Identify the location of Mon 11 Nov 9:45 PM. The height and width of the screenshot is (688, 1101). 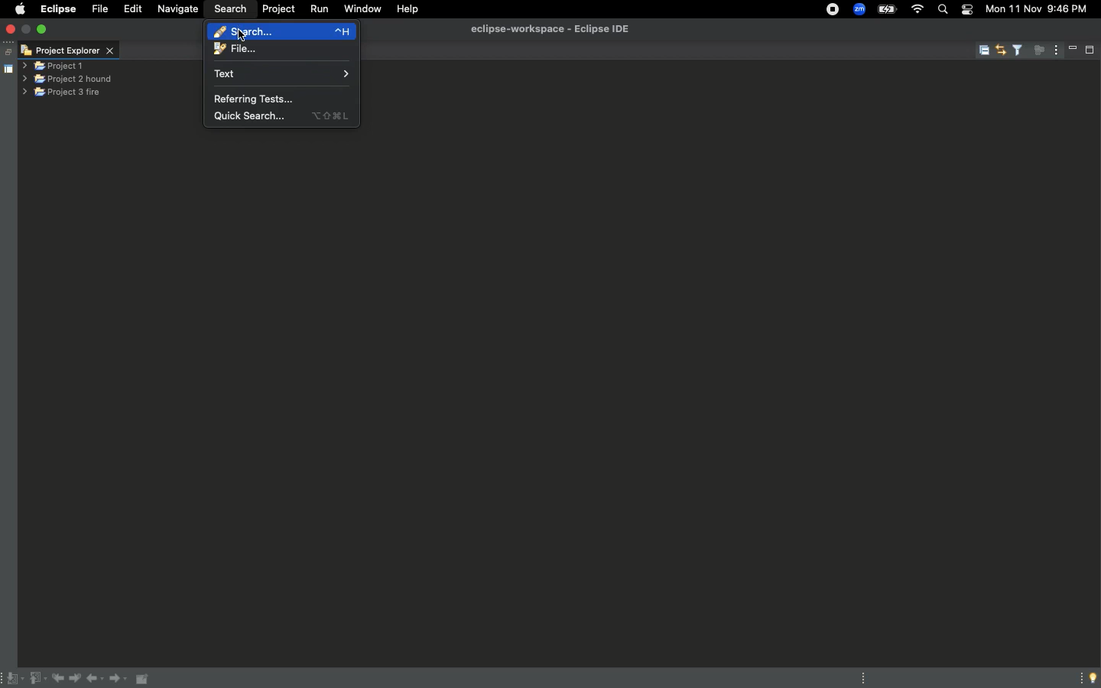
(1041, 8).